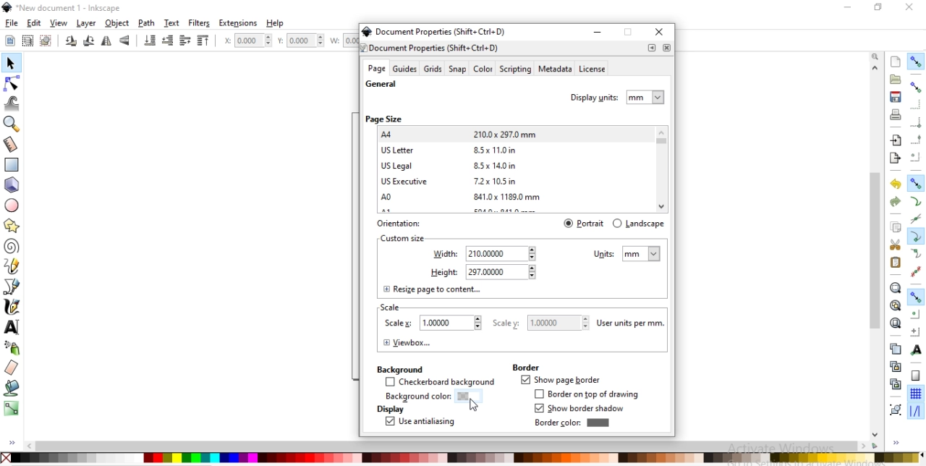 This screenshot has width=926, height=466. What do you see at coordinates (12, 326) in the screenshot?
I see `create or edit text objects` at bounding box center [12, 326].